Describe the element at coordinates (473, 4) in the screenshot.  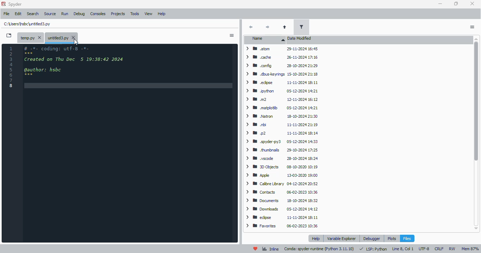
I see `close` at that location.